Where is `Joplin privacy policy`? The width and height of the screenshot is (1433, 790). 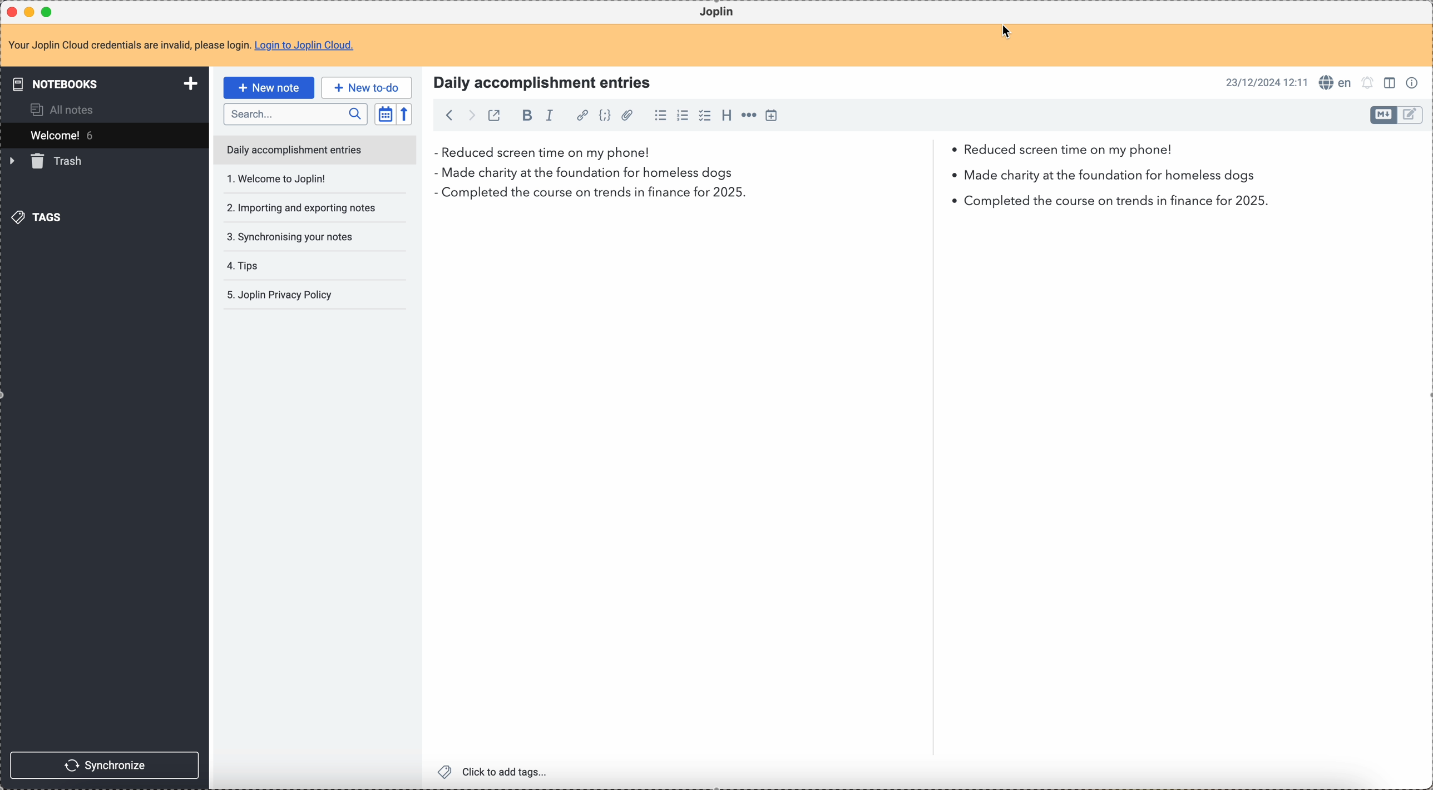 Joplin privacy policy is located at coordinates (279, 265).